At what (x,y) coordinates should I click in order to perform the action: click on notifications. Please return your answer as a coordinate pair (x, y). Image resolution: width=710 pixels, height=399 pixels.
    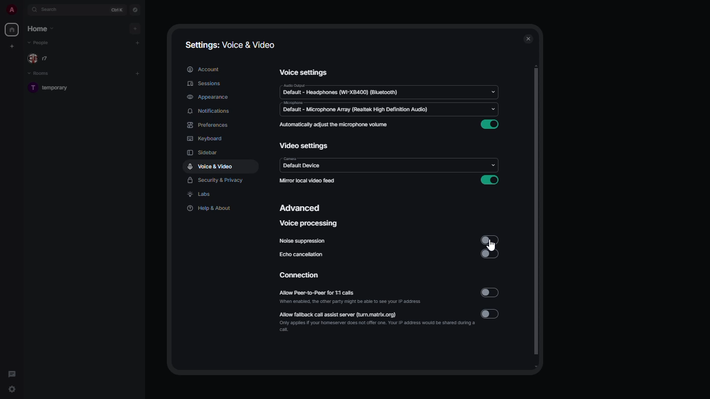
    Looking at the image, I should click on (209, 111).